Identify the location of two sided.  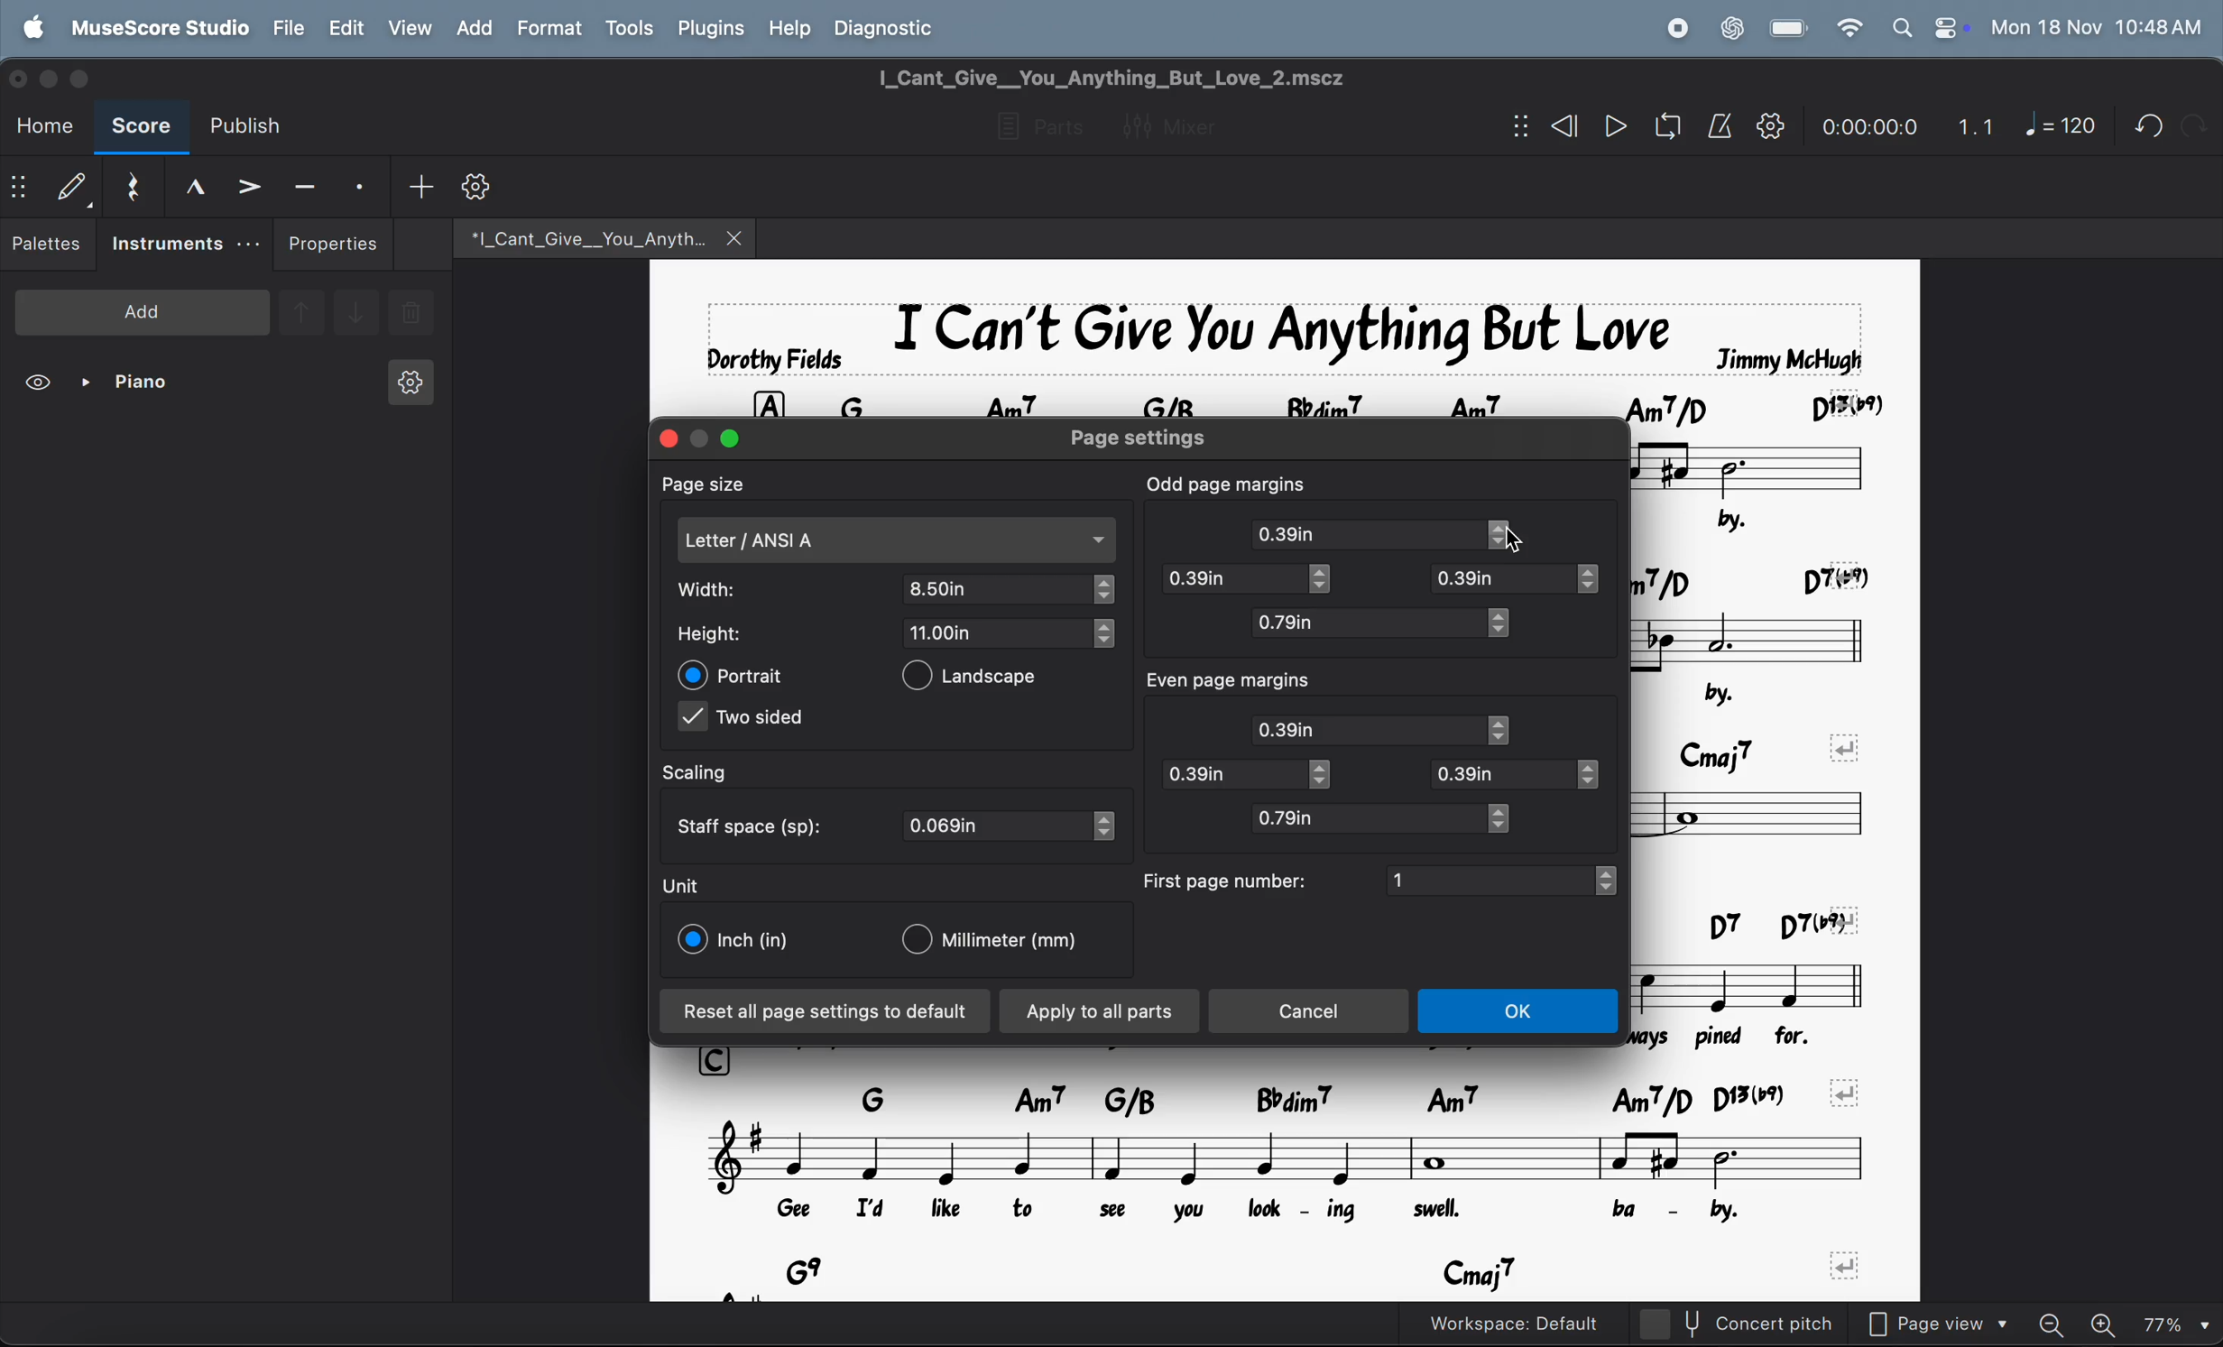
(747, 721).